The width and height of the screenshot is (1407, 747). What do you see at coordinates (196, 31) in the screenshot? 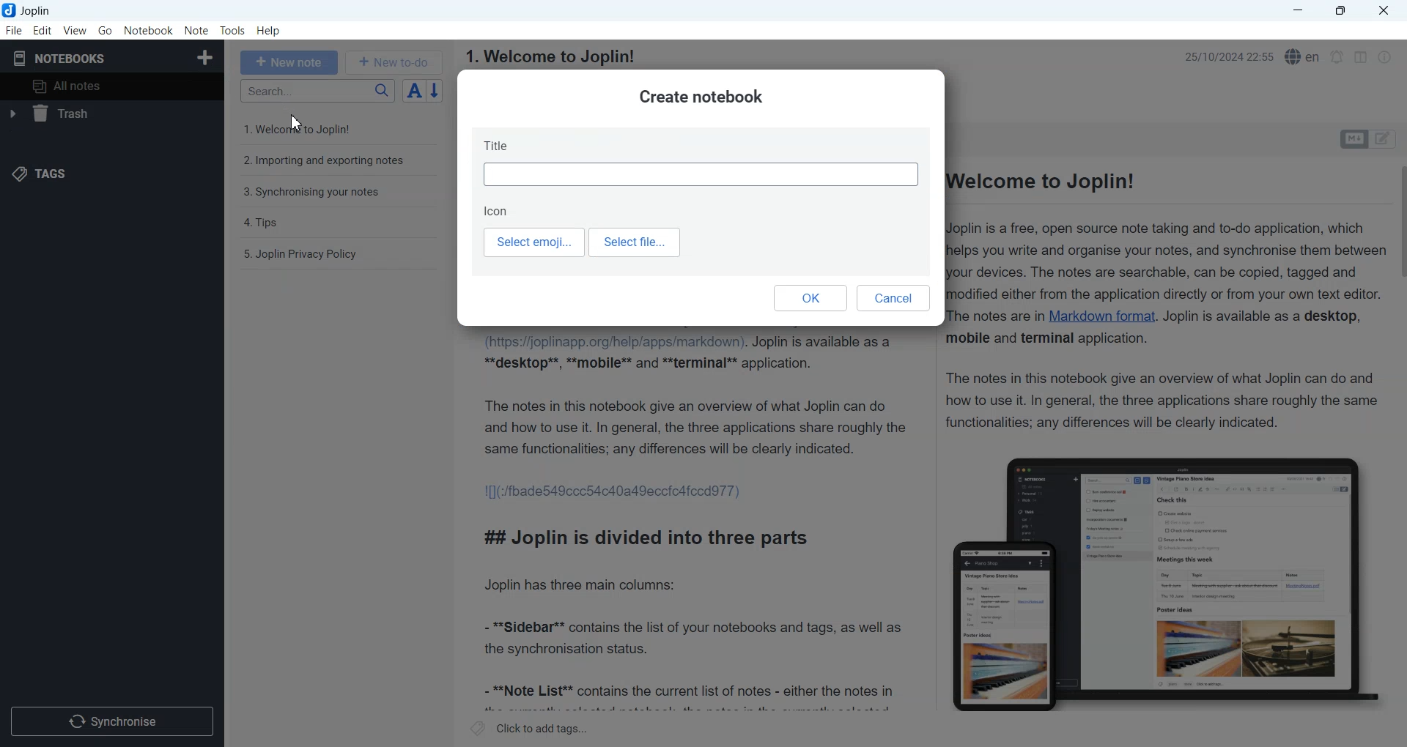
I see `Note` at bounding box center [196, 31].